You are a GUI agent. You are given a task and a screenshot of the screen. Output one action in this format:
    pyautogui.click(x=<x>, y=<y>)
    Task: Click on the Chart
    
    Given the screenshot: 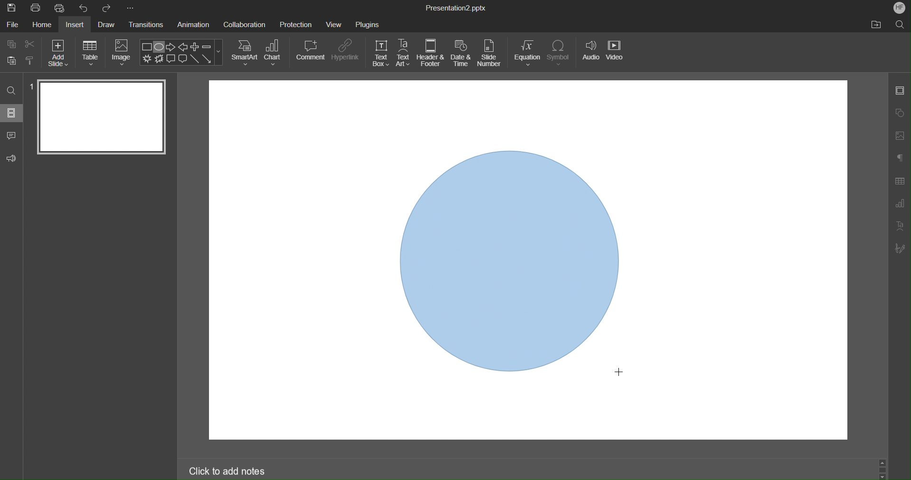 What is the action you would take?
    pyautogui.click(x=274, y=52)
    